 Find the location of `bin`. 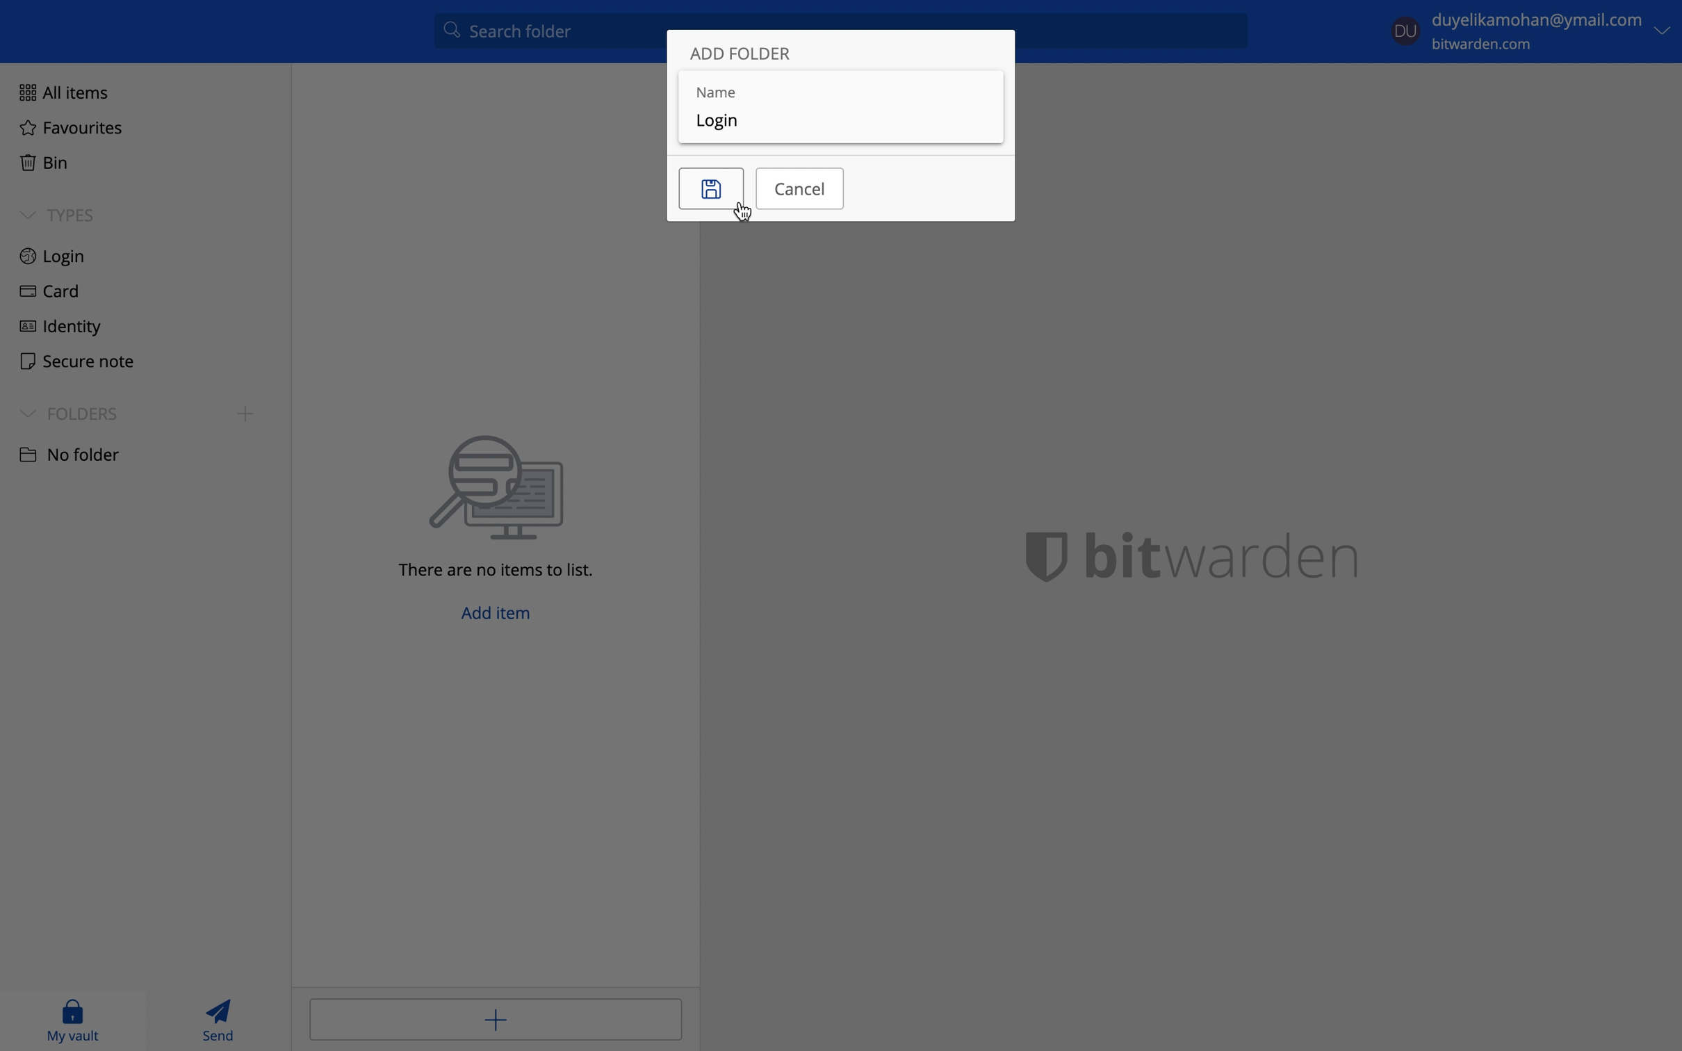

bin is located at coordinates (40, 160).